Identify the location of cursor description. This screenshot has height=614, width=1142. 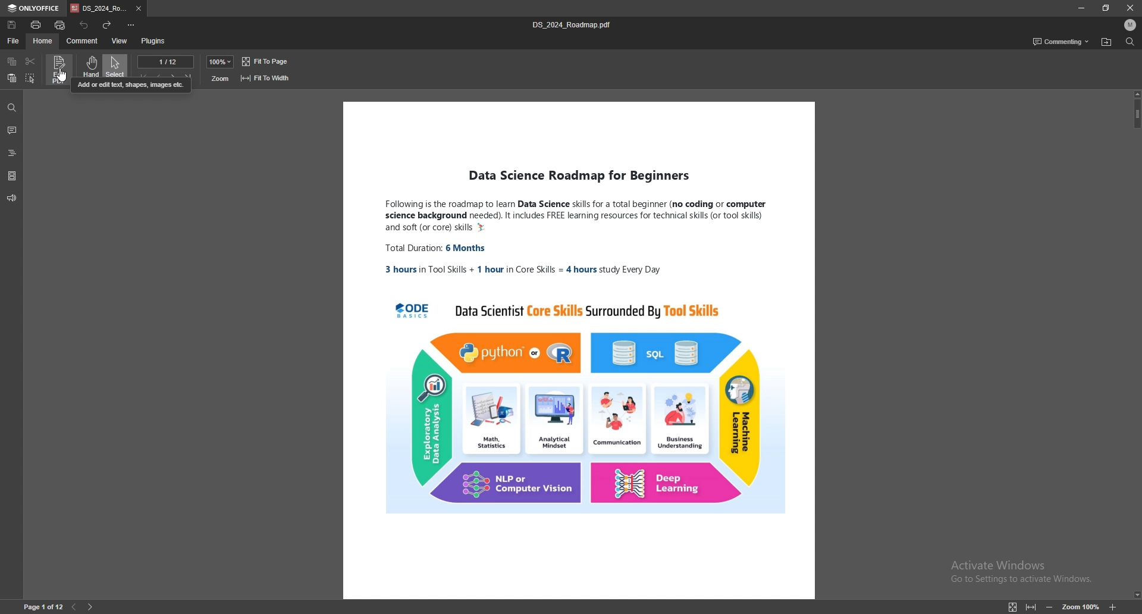
(133, 86).